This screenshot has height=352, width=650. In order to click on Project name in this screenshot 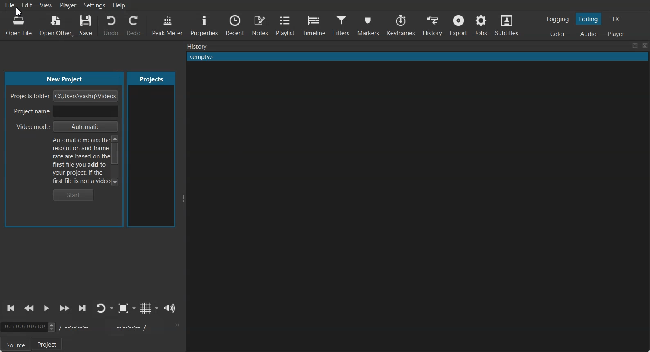, I will do `click(30, 111)`.